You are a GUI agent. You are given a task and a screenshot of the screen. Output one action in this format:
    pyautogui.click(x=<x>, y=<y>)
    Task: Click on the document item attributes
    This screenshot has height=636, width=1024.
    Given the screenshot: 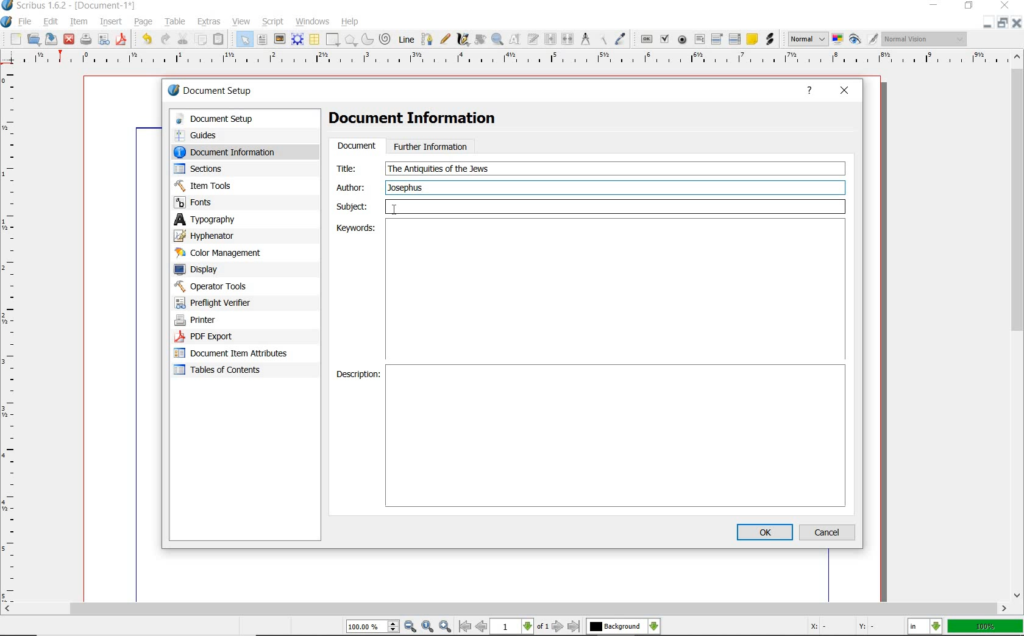 What is the action you would take?
    pyautogui.click(x=235, y=355)
    